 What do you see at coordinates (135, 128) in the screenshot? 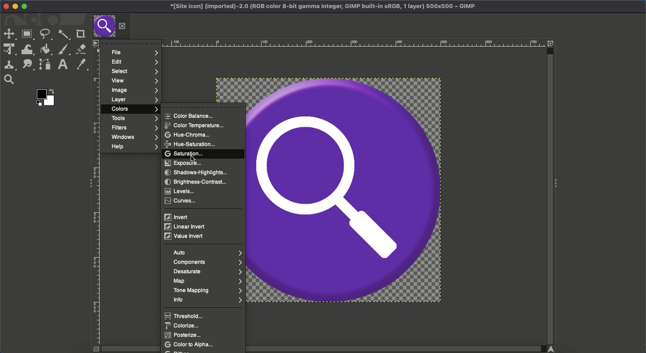
I see `Filters` at bounding box center [135, 128].